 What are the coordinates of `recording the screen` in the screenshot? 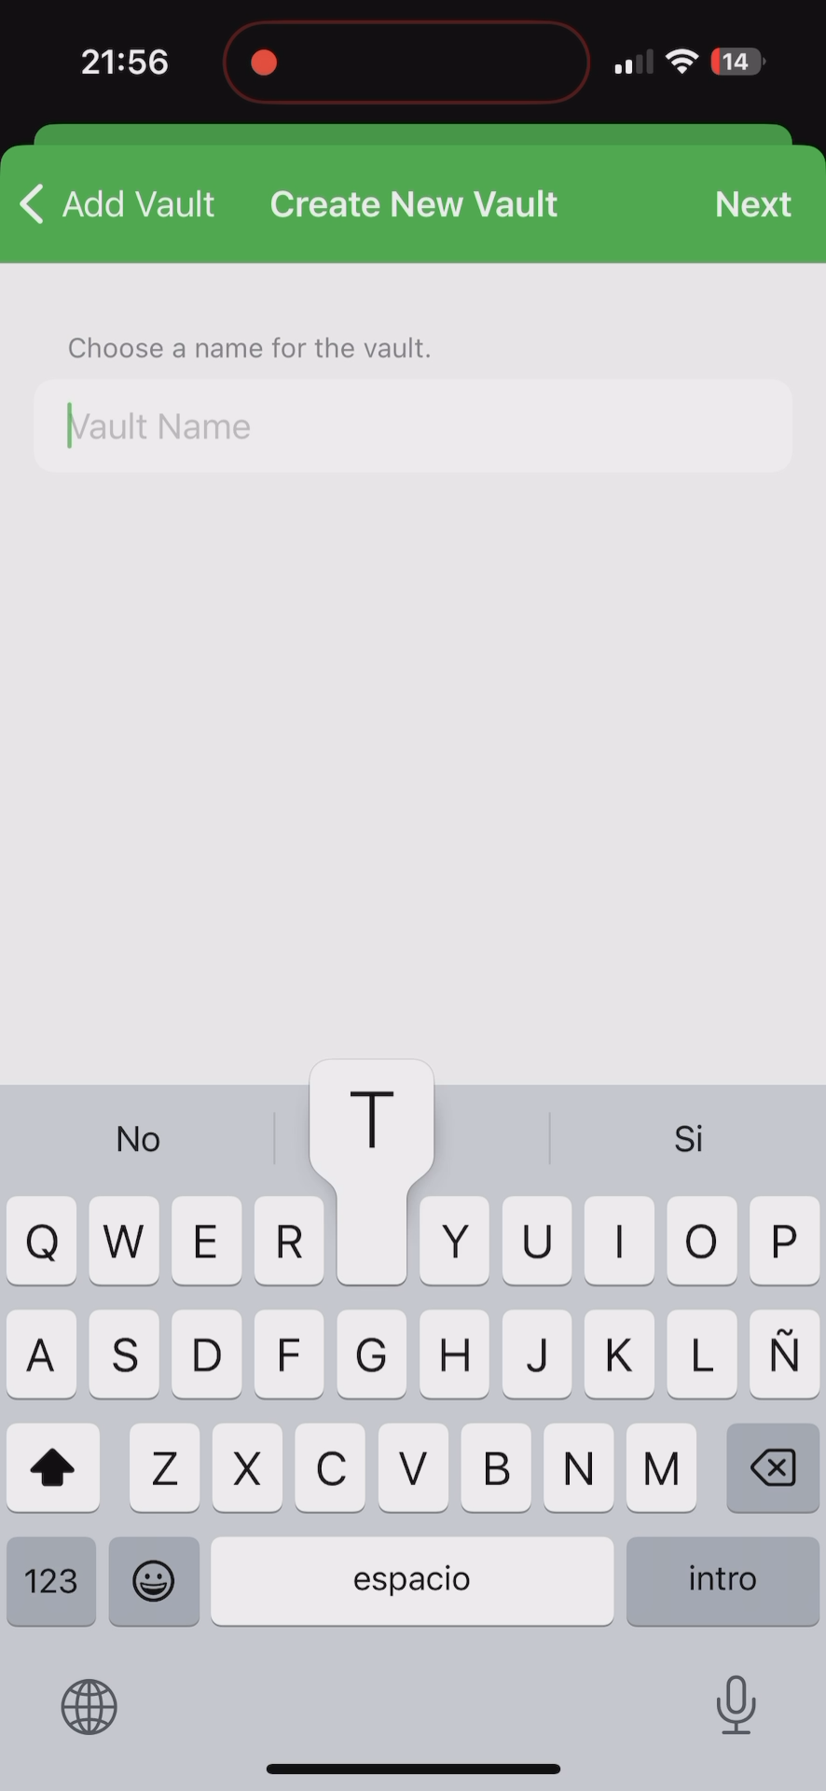 It's located at (264, 59).